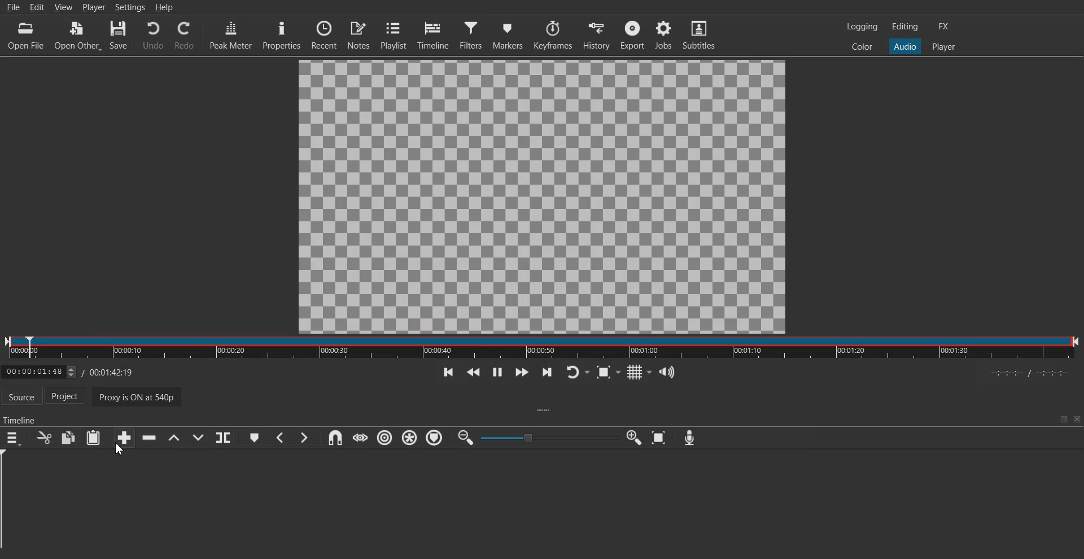  What do you see at coordinates (553, 34) in the screenshot?
I see `Keyframes` at bounding box center [553, 34].